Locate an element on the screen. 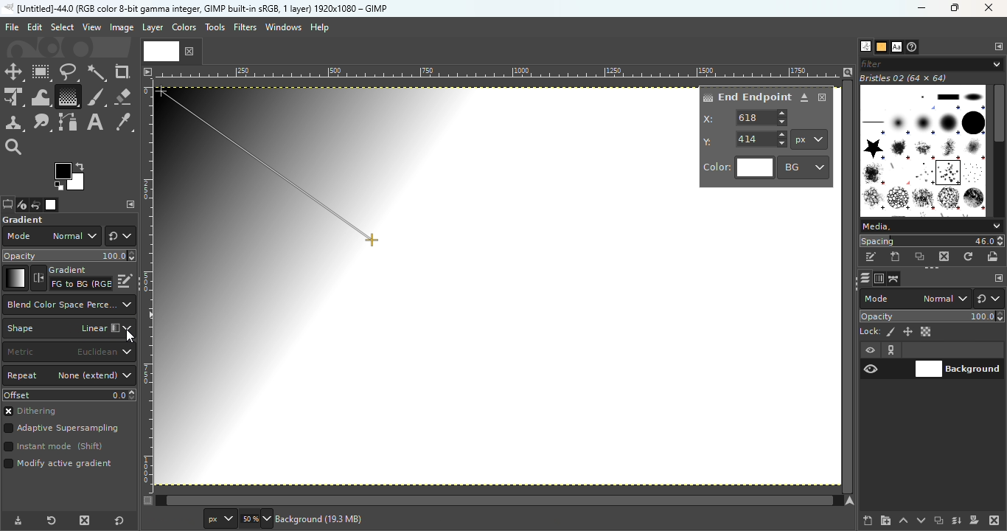  Instant mode is located at coordinates (52, 448).